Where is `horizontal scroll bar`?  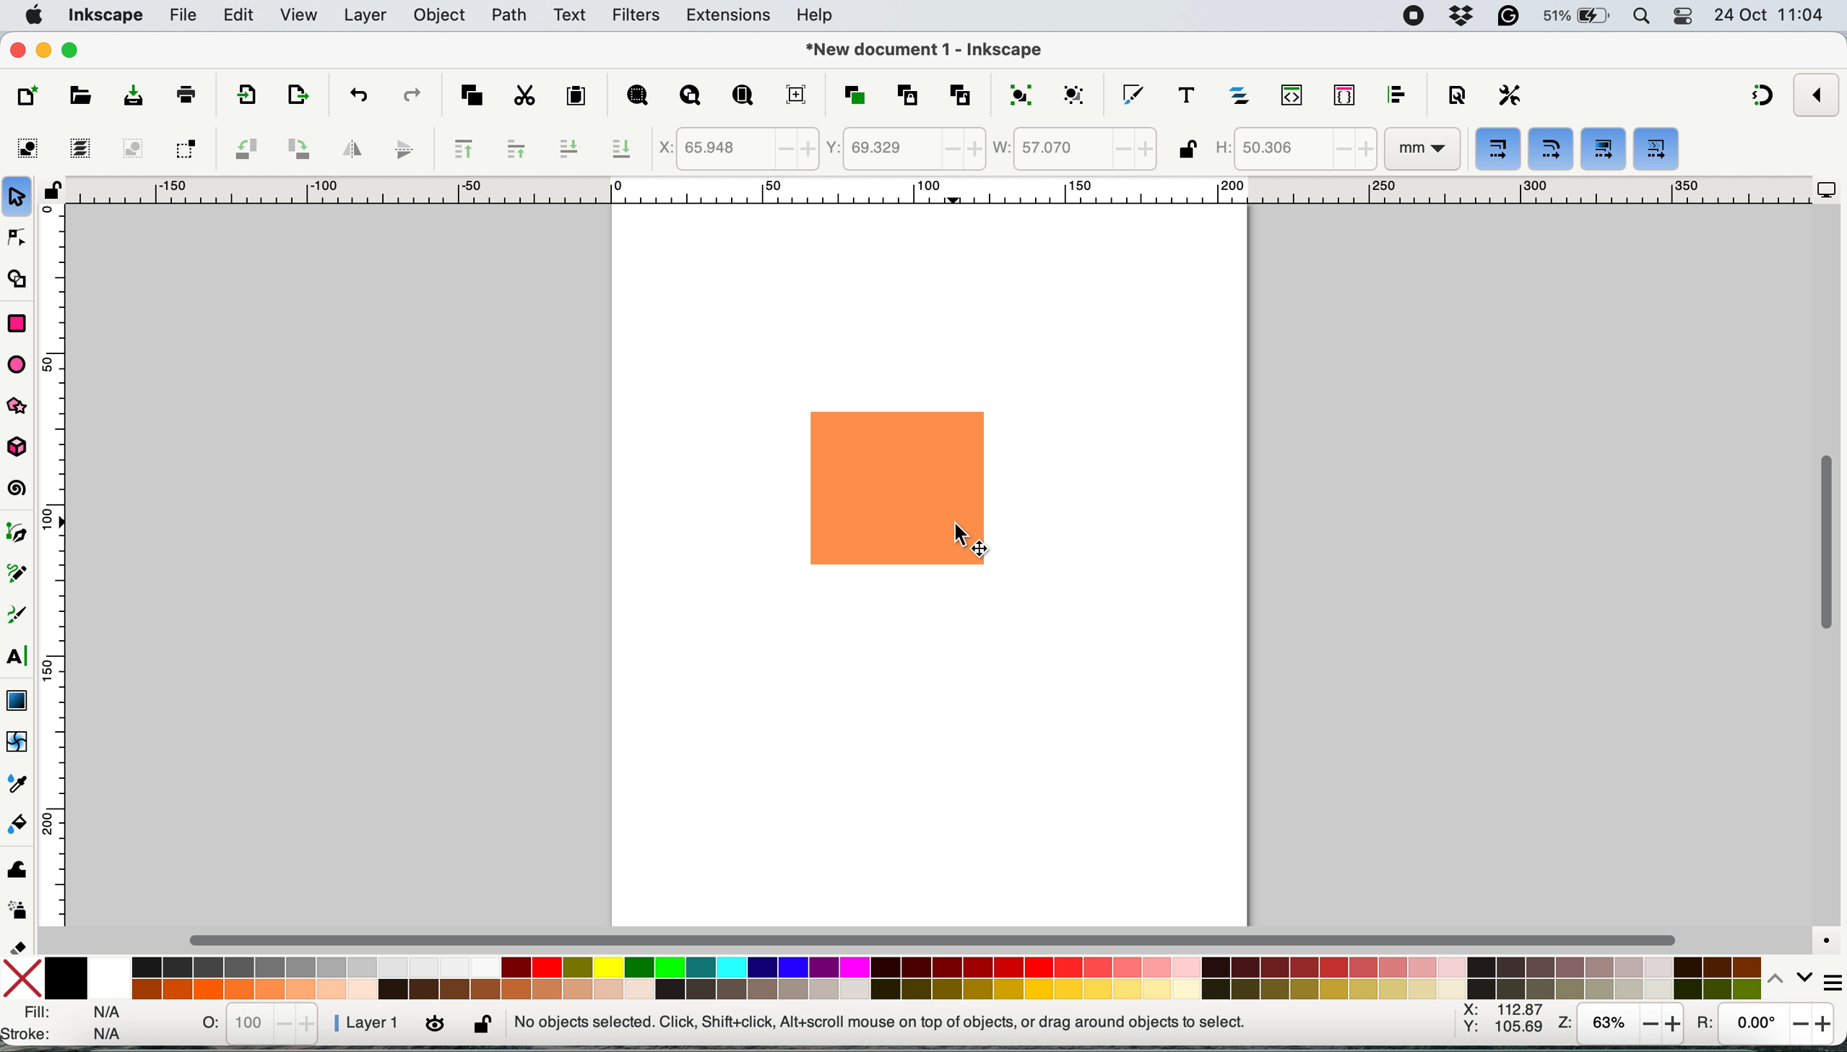 horizontal scroll bar is located at coordinates (937, 939).